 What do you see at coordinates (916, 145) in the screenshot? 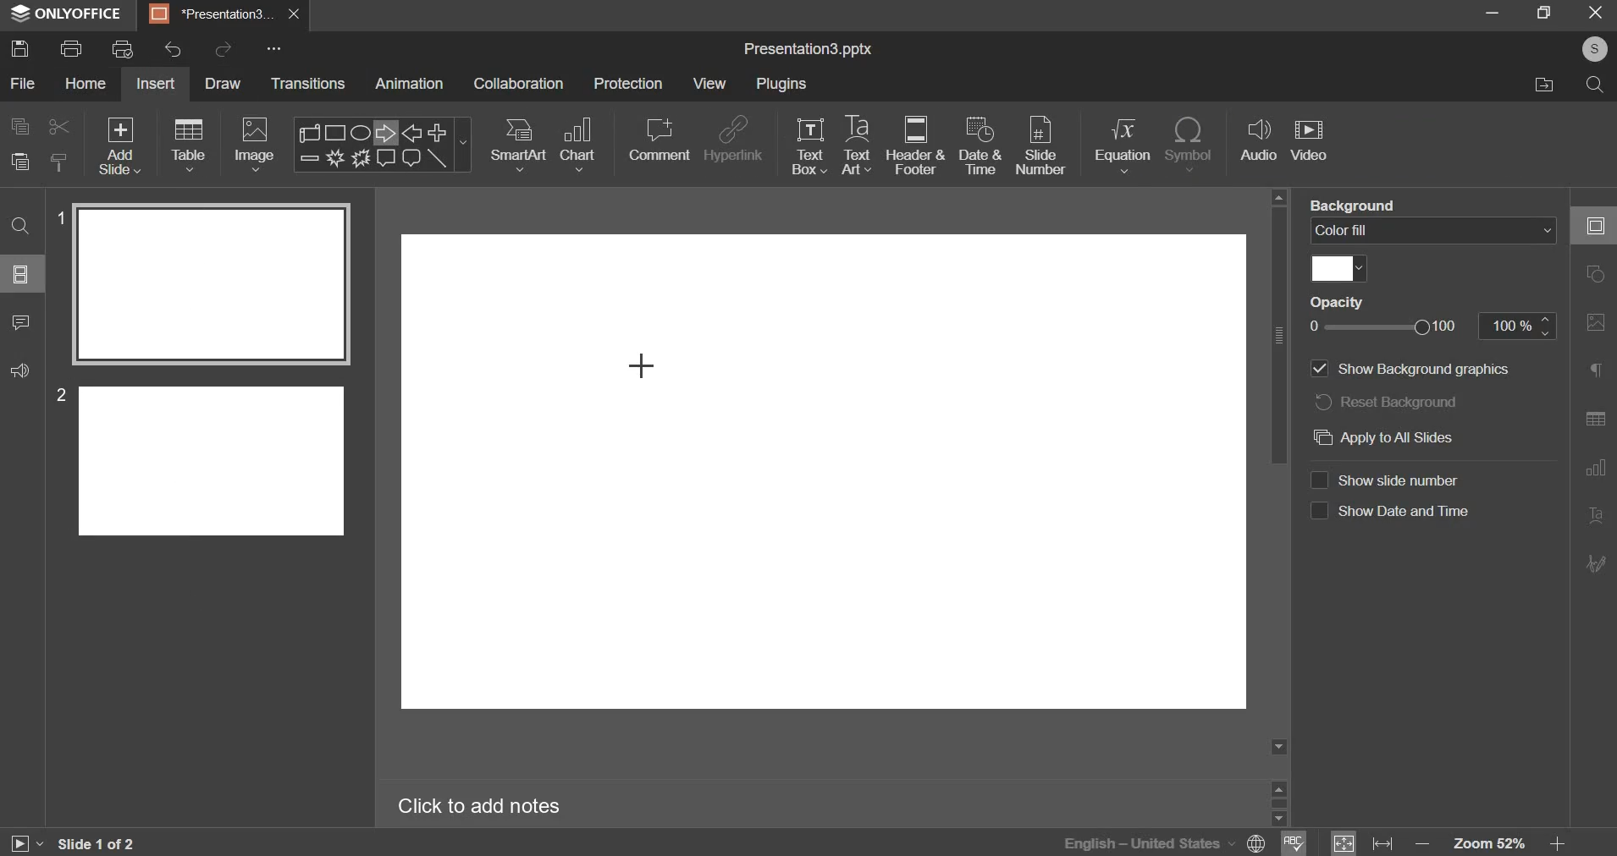
I see `header & footer` at bounding box center [916, 145].